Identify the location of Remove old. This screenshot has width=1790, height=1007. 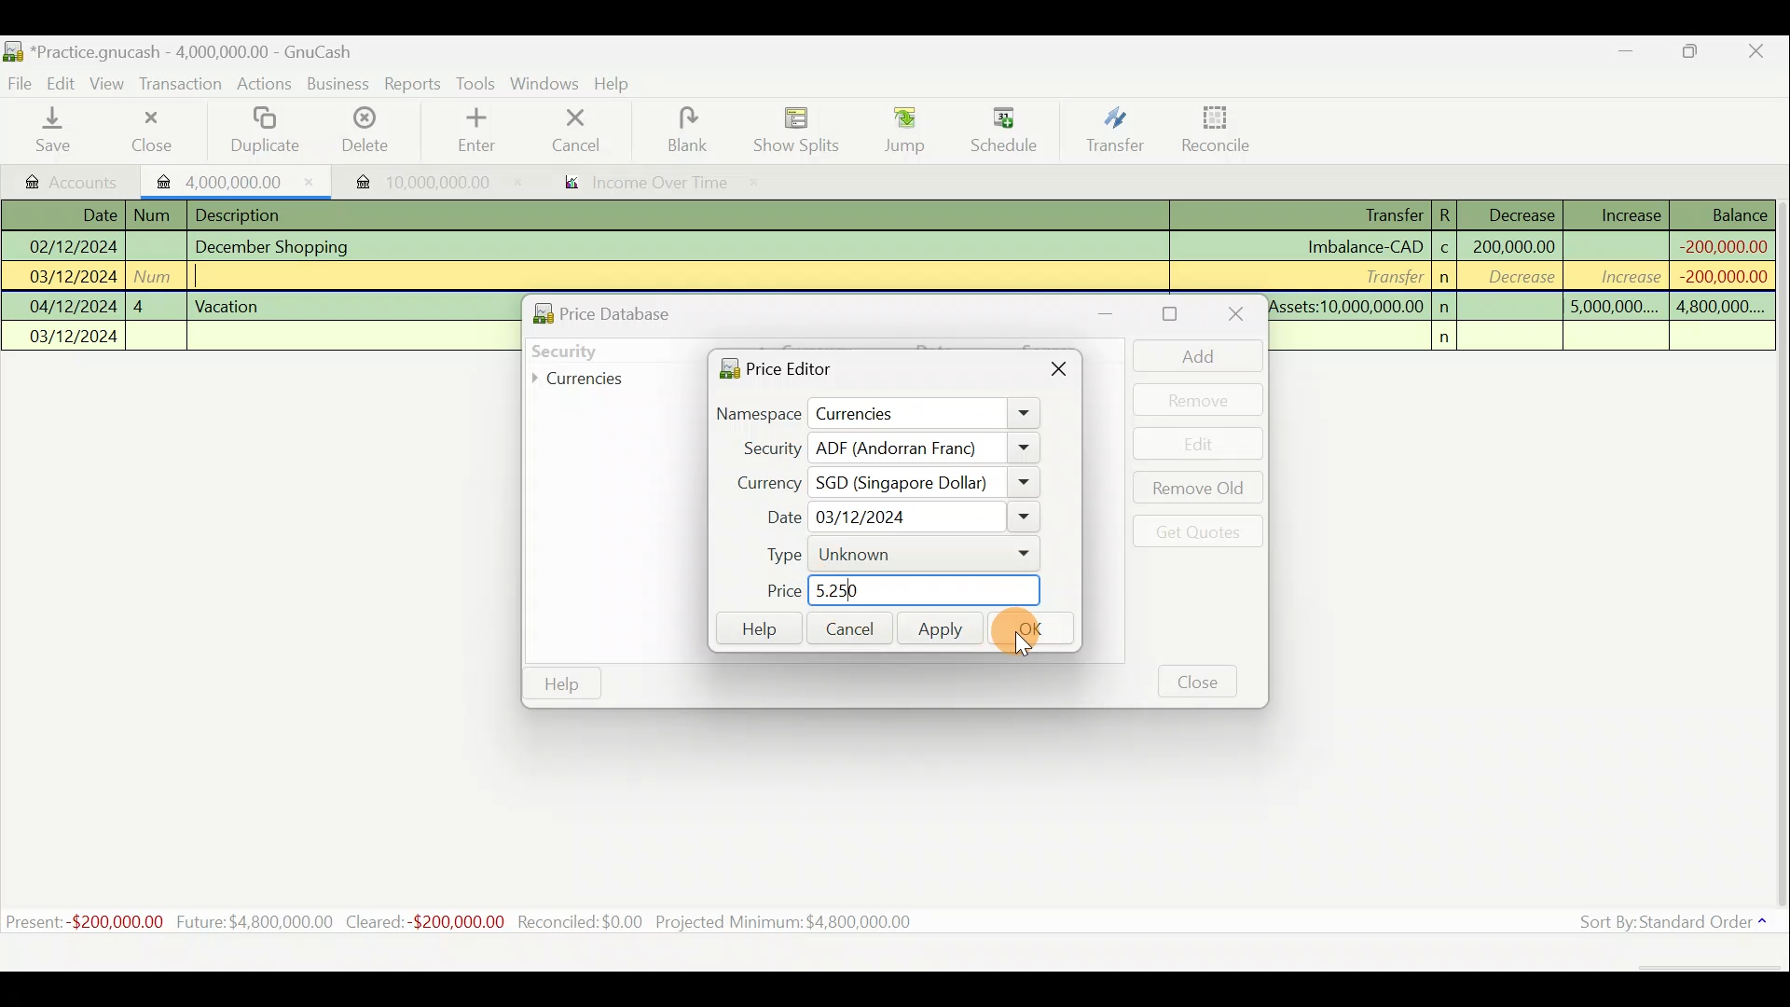
(1194, 490).